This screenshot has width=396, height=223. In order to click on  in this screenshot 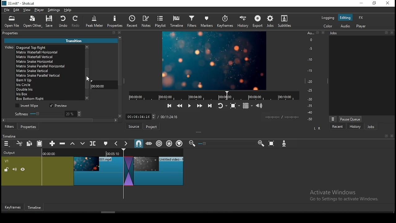, I will do `click(285, 144)`.